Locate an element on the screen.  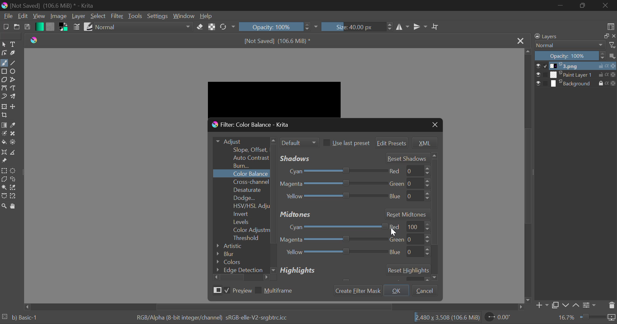
Select is located at coordinates (4, 45).